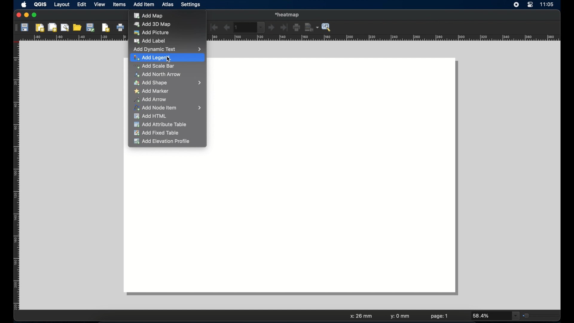 This screenshot has height=323, width=574. I want to click on duplicate layout, so click(53, 27).